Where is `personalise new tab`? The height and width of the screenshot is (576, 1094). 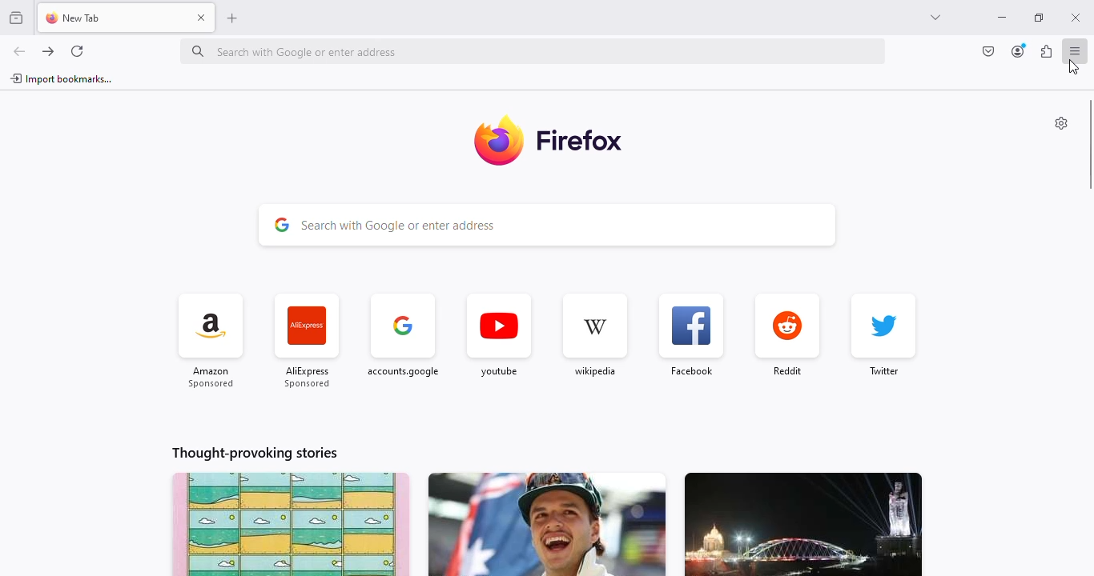 personalise new tab is located at coordinates (1061, 123).